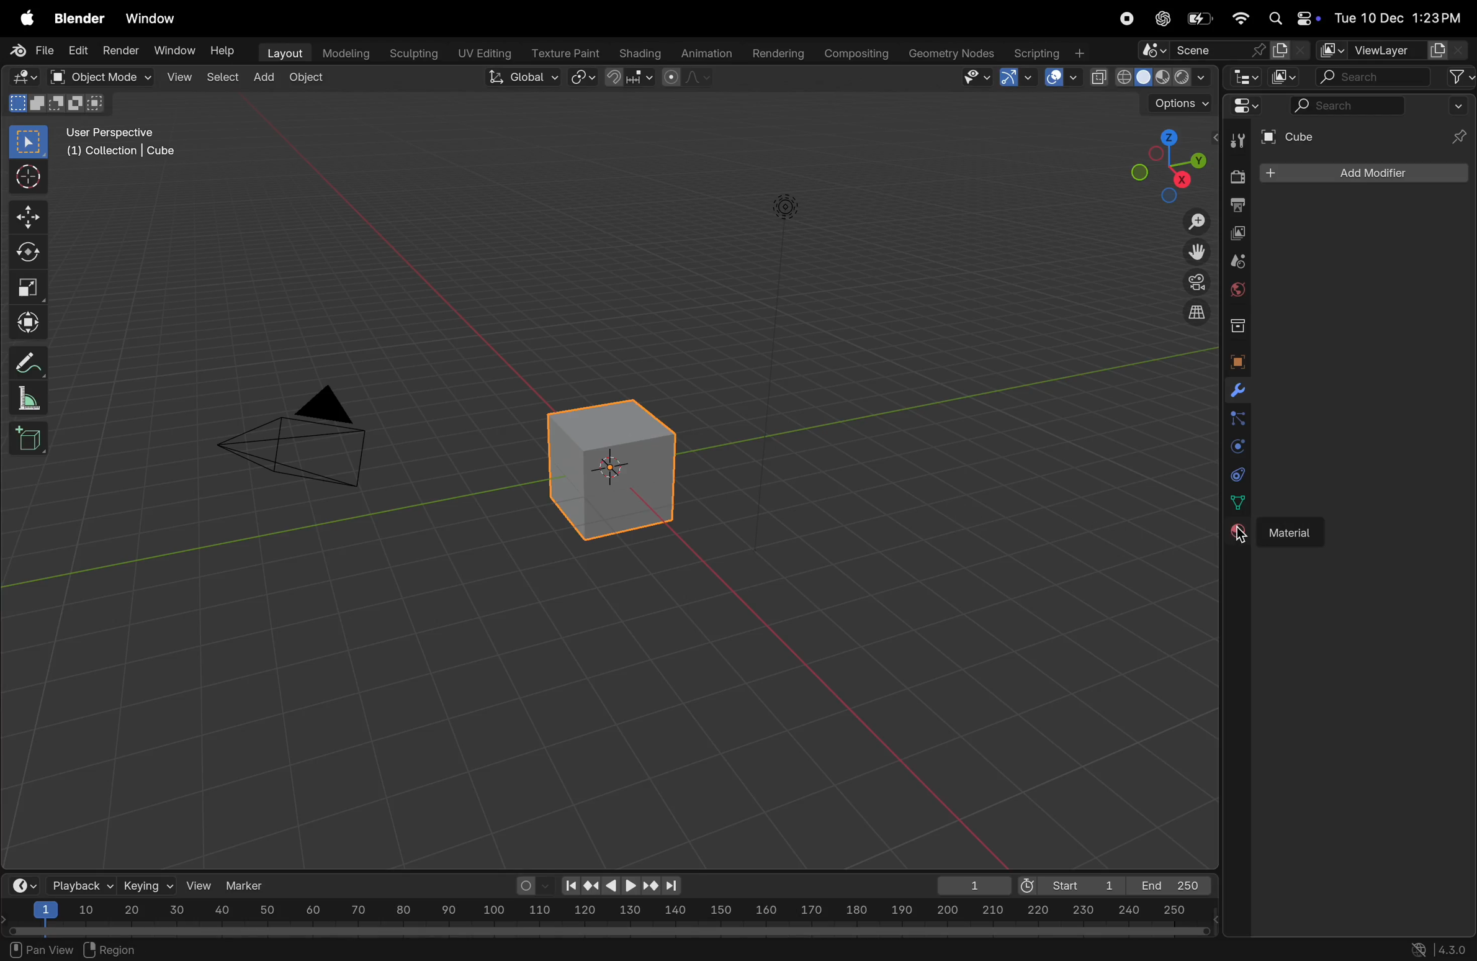  Describe the element at coordinates (1291, 19) in the screenshot. I see `apple widgets` at that location.